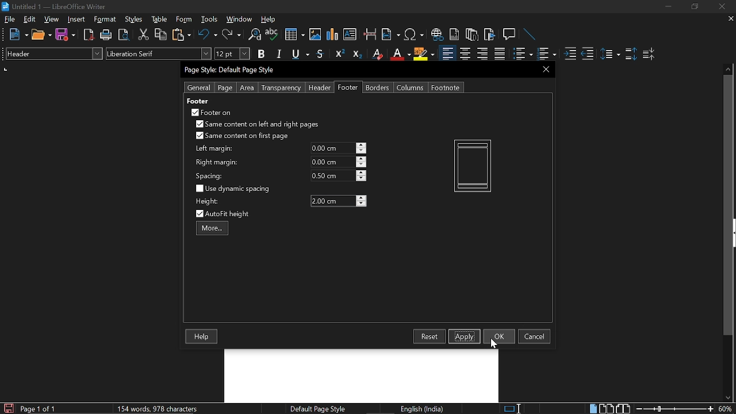 This screenshot has width=736, height=414. What do you see at coordinates (332, 175) in the screenshot?
I see `current spacing` at bounding box center [332, 175].